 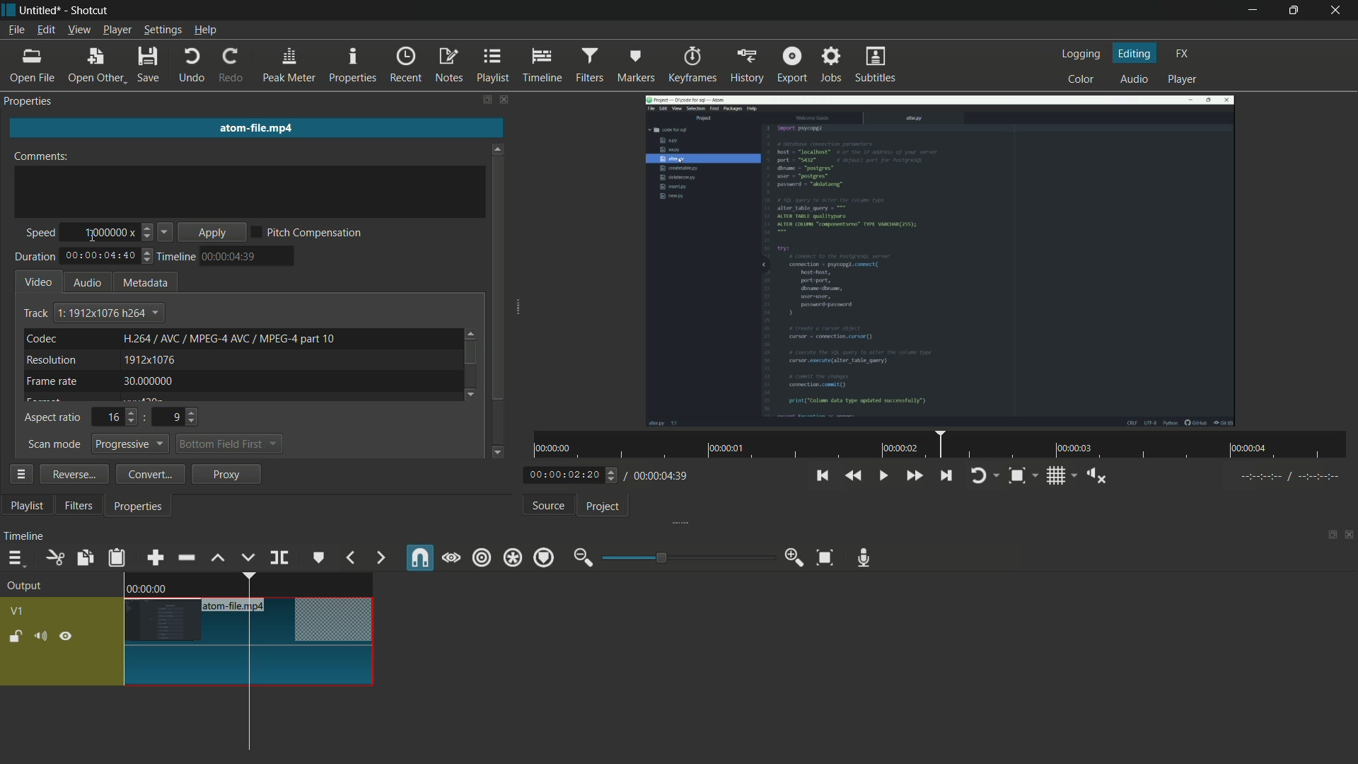 I want to click on quickly play forward, so click(x=916, y=477).